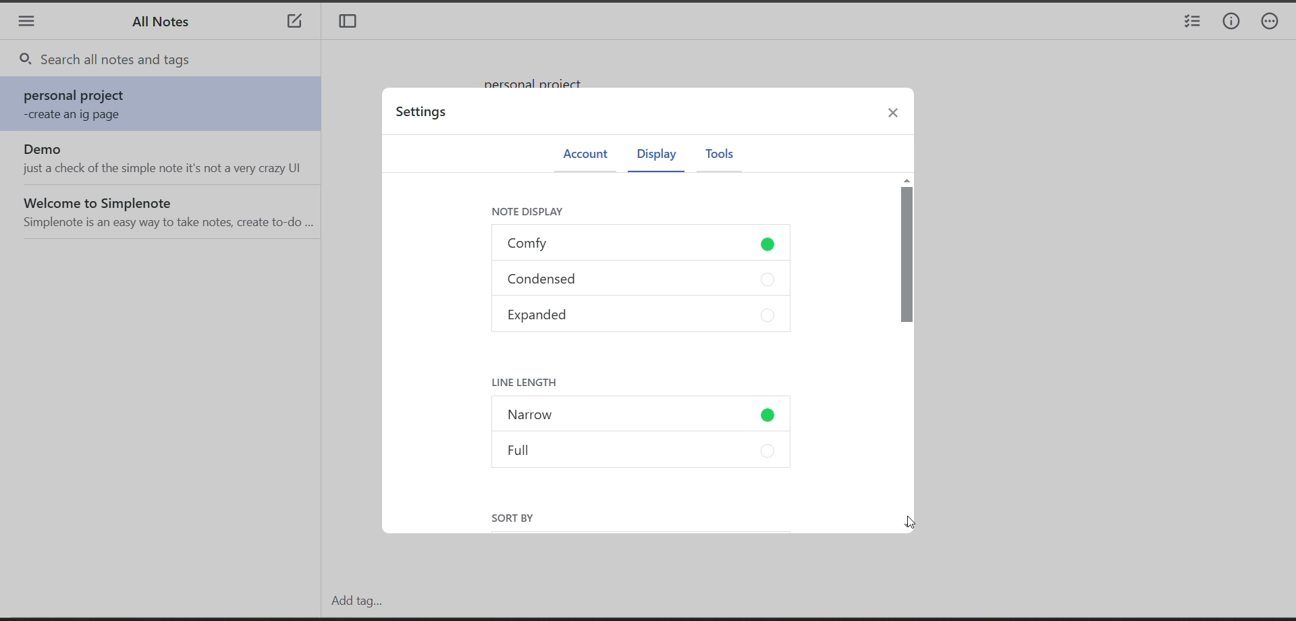 Image resolution: width=1296 pixels, height=621 pixels. Describe the element at coordinates (909, 521) in the screenshot. I see `cursor` at that location.